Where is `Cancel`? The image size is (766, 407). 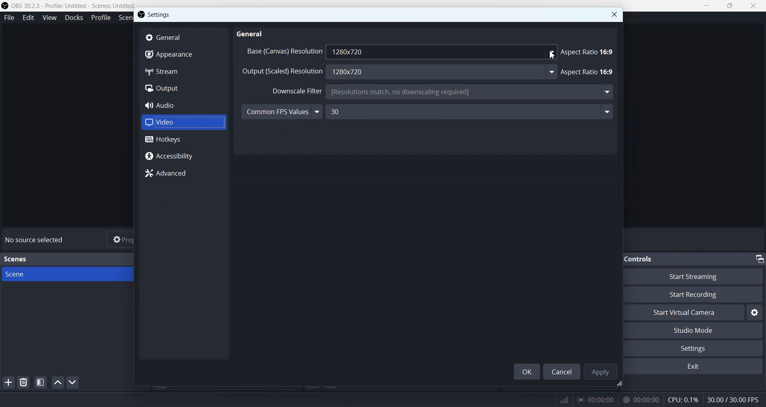 Cancel is located at coordinates (562, 371).